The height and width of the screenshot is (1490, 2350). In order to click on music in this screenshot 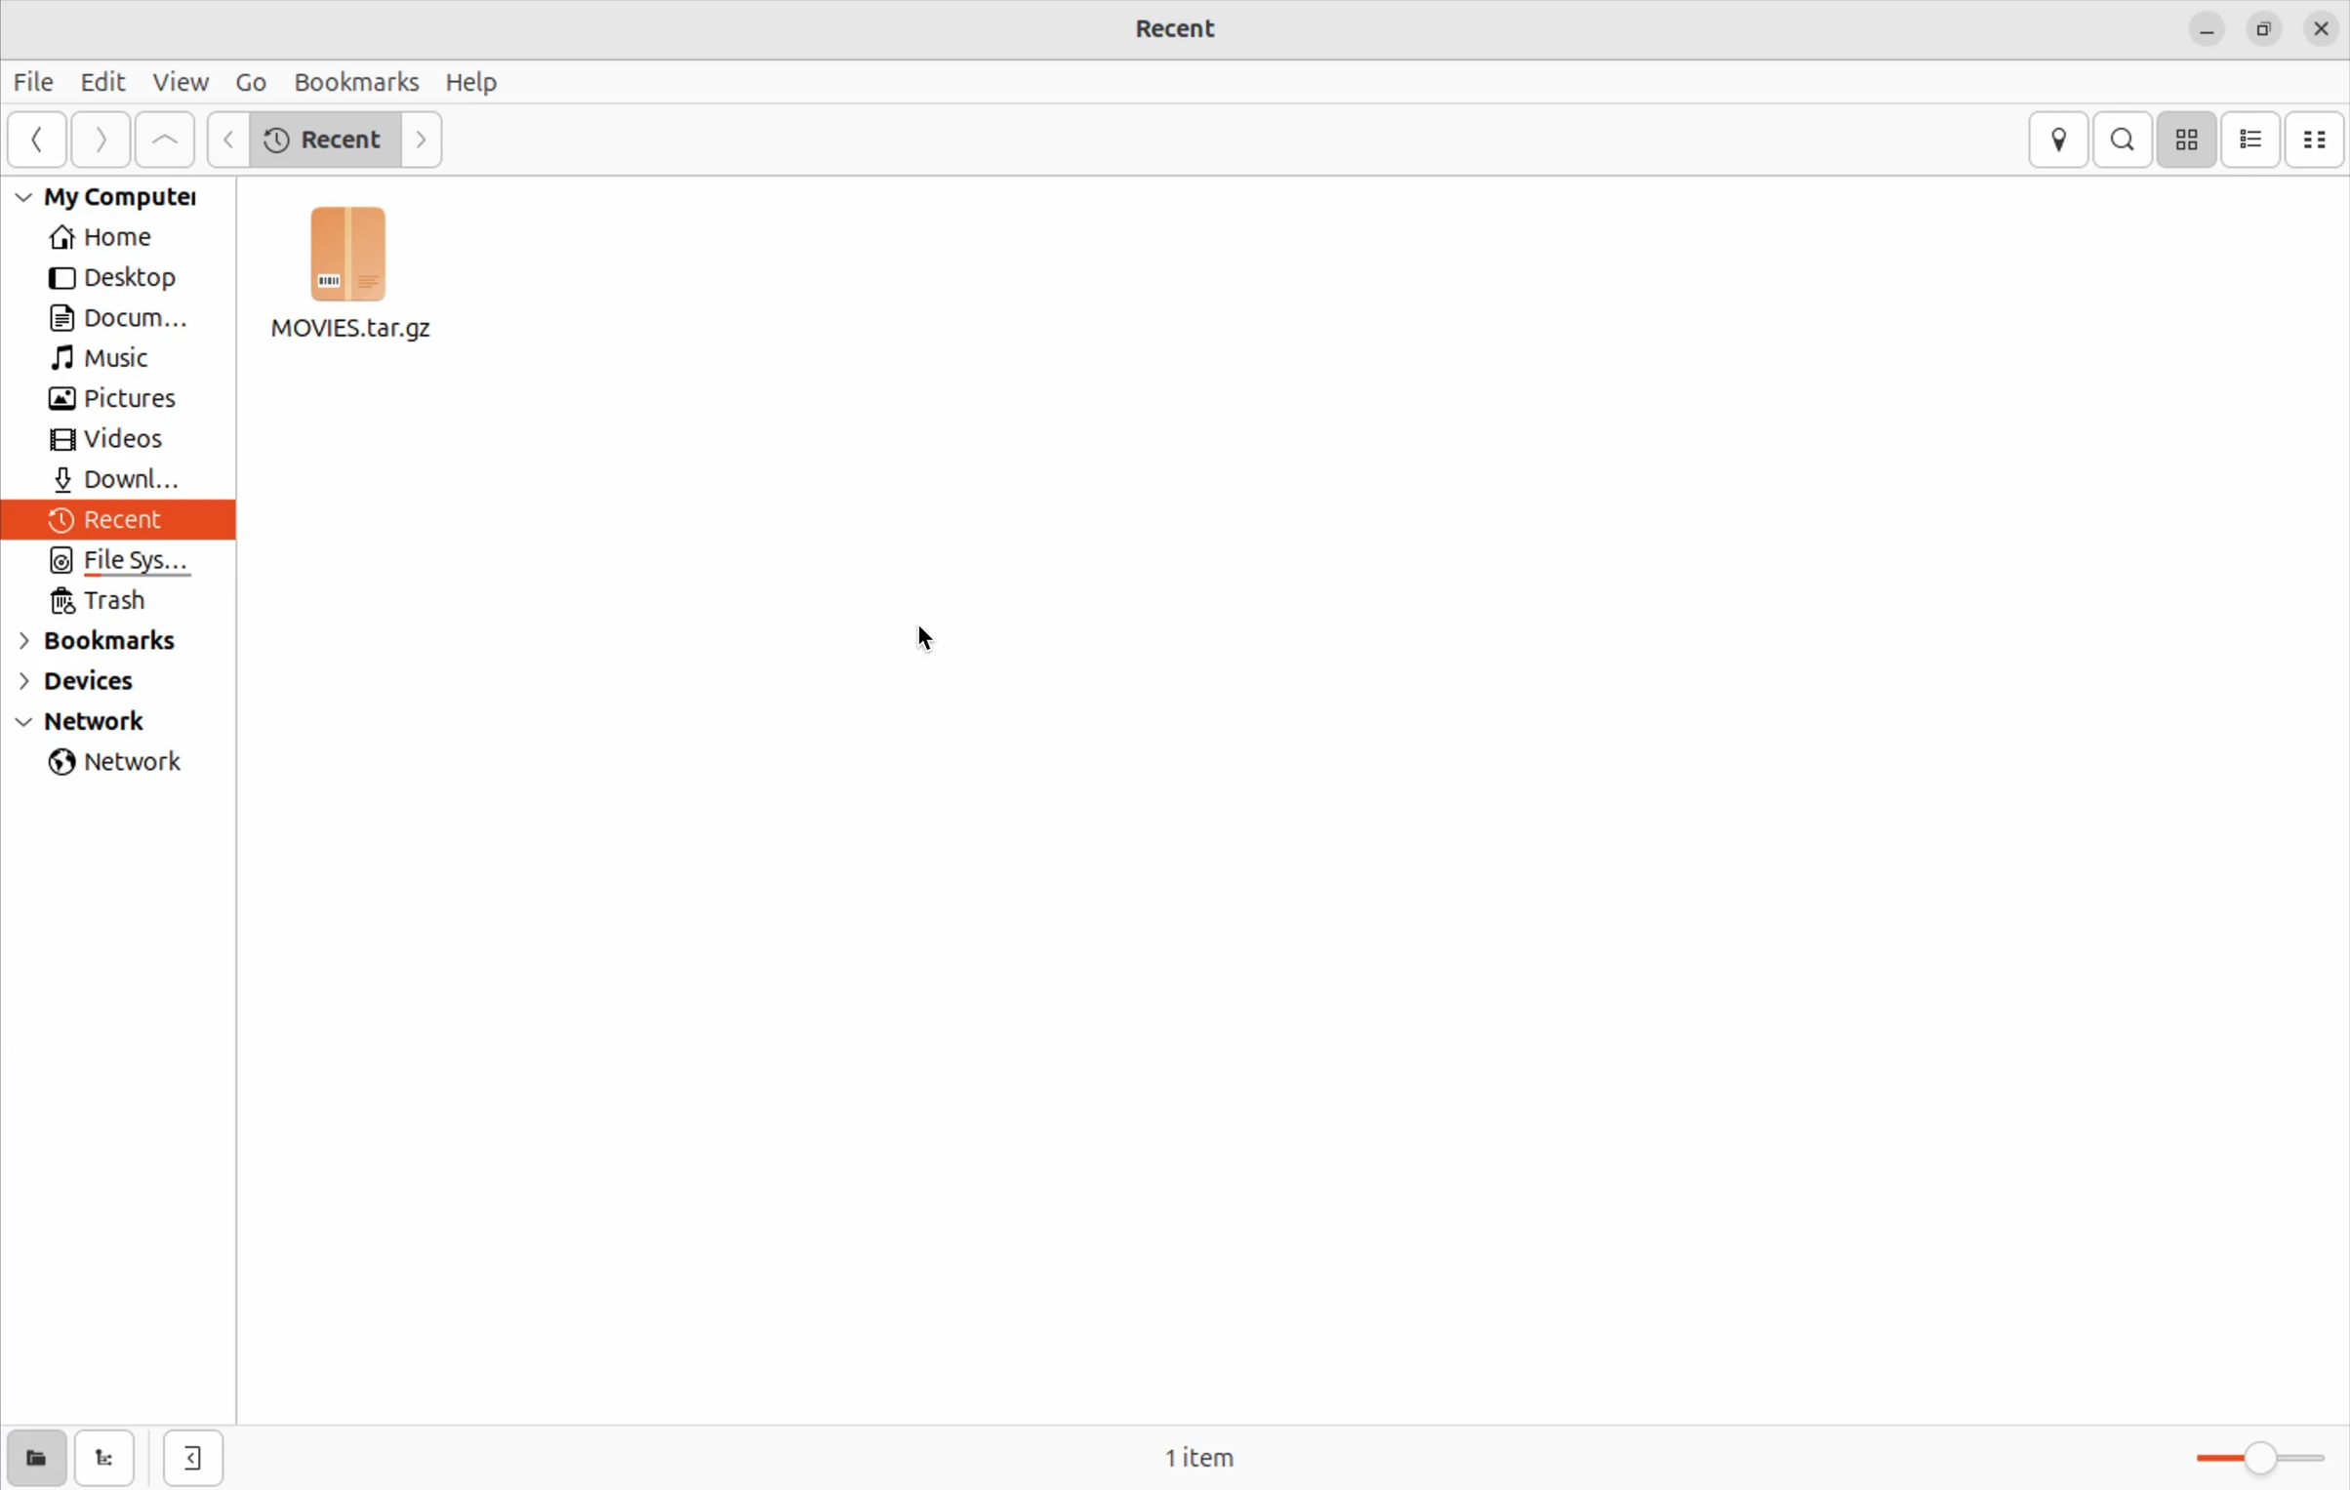, I will do `click(125, 362)`.